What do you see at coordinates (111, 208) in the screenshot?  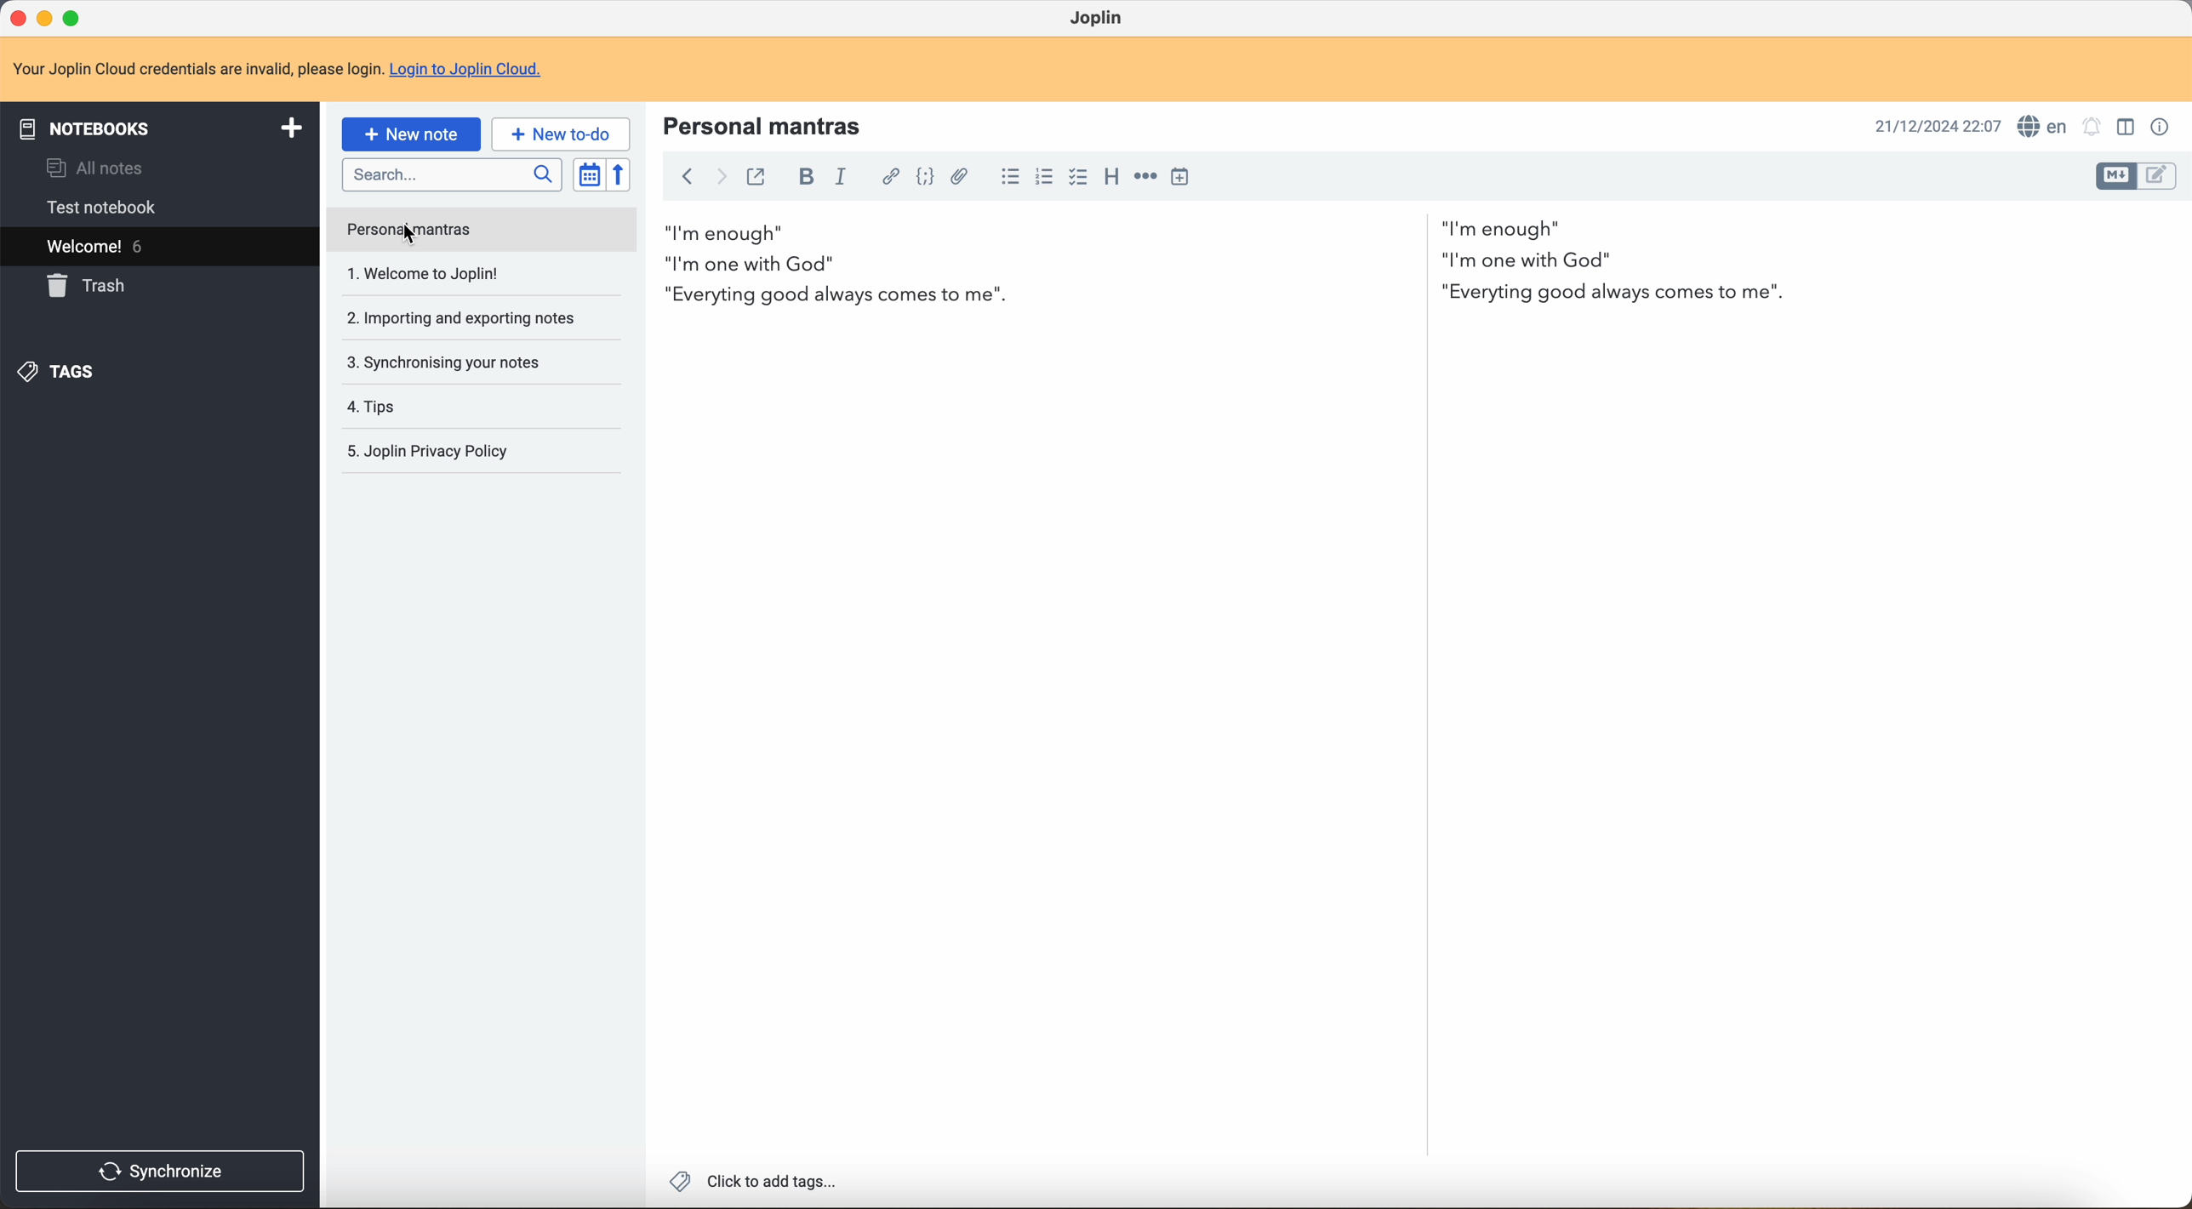 I see `test notebook` at bounding box center [111, 208].